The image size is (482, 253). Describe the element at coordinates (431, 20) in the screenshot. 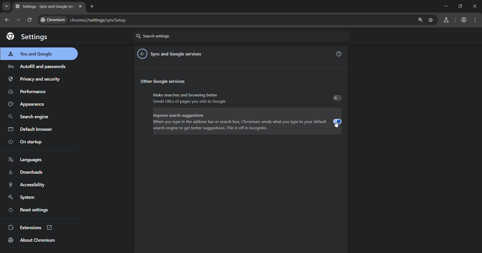

I see `bookmark page` at that location.